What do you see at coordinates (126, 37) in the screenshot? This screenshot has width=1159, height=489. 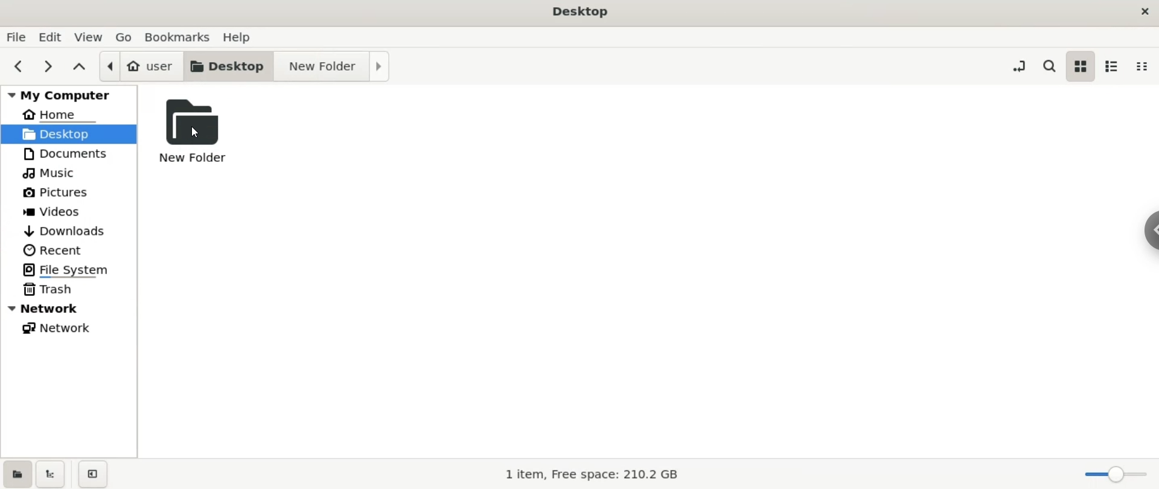 I see `go` at bounding box center [126, 37].